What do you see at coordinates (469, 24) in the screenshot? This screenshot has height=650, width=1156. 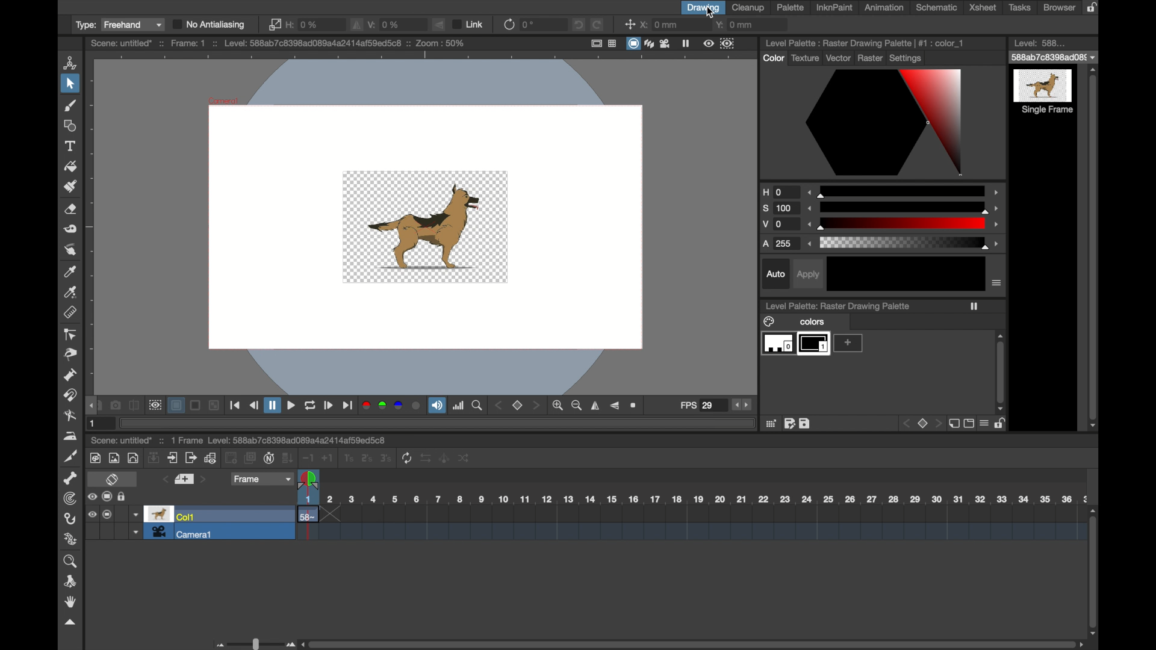 I see `link` at bounding box center [469, 24].